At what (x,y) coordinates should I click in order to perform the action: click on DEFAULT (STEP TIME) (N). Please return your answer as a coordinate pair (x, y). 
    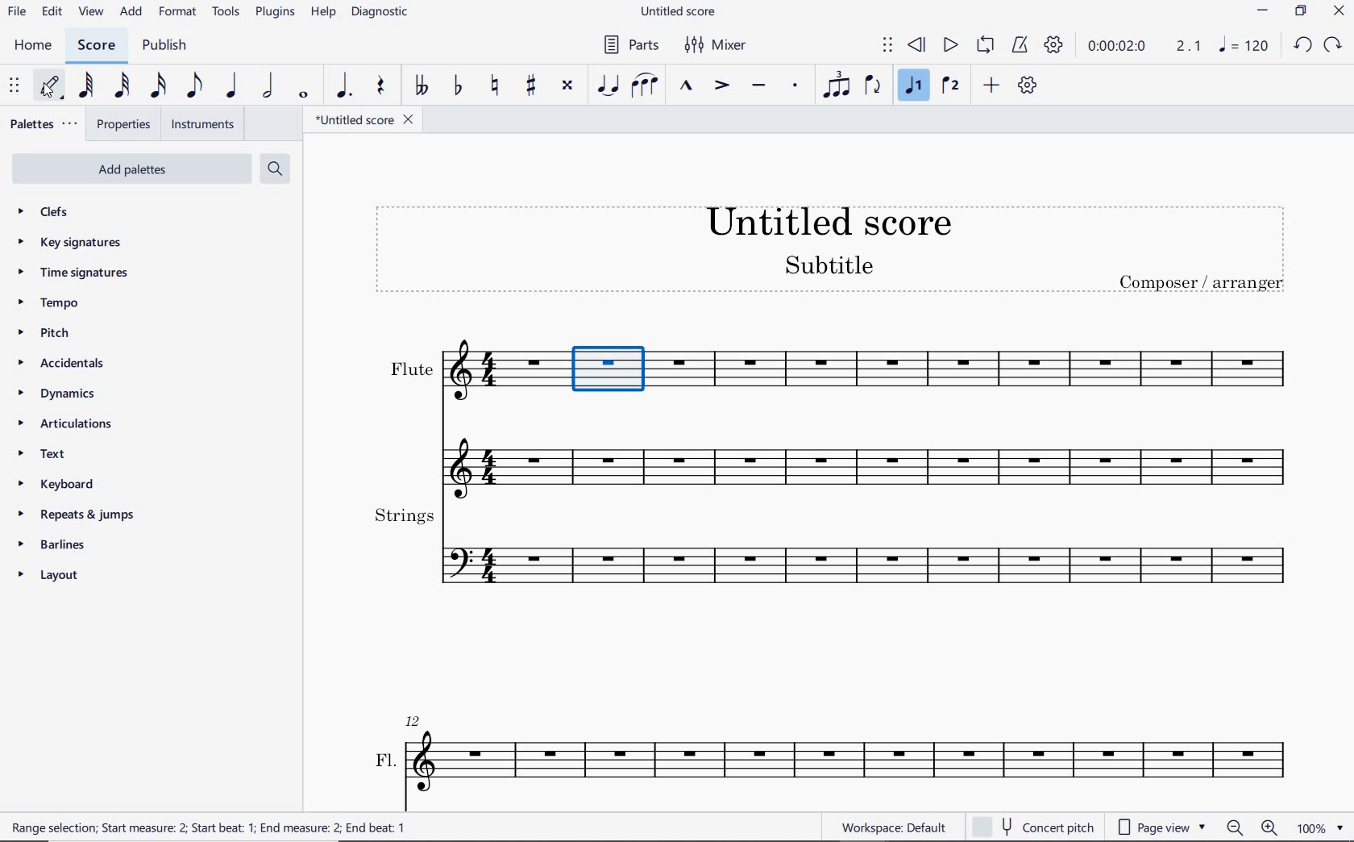
    Looking at the image, I should click on (49, 86).